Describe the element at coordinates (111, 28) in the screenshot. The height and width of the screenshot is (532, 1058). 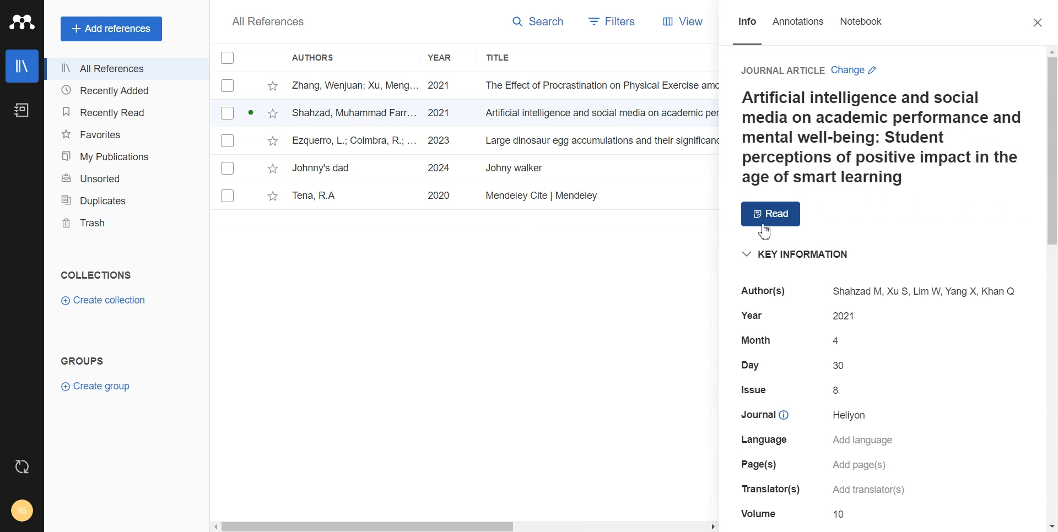
I see `Add references` at that location.